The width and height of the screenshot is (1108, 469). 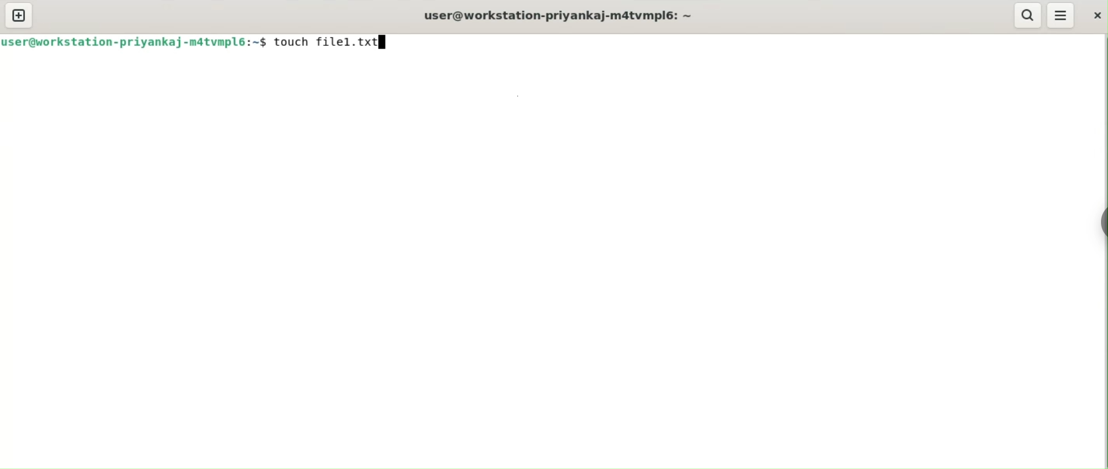 I want to click on ser@workstation-priyankaj-matvmpl6:~$ | |, so click(x=135, y=42).